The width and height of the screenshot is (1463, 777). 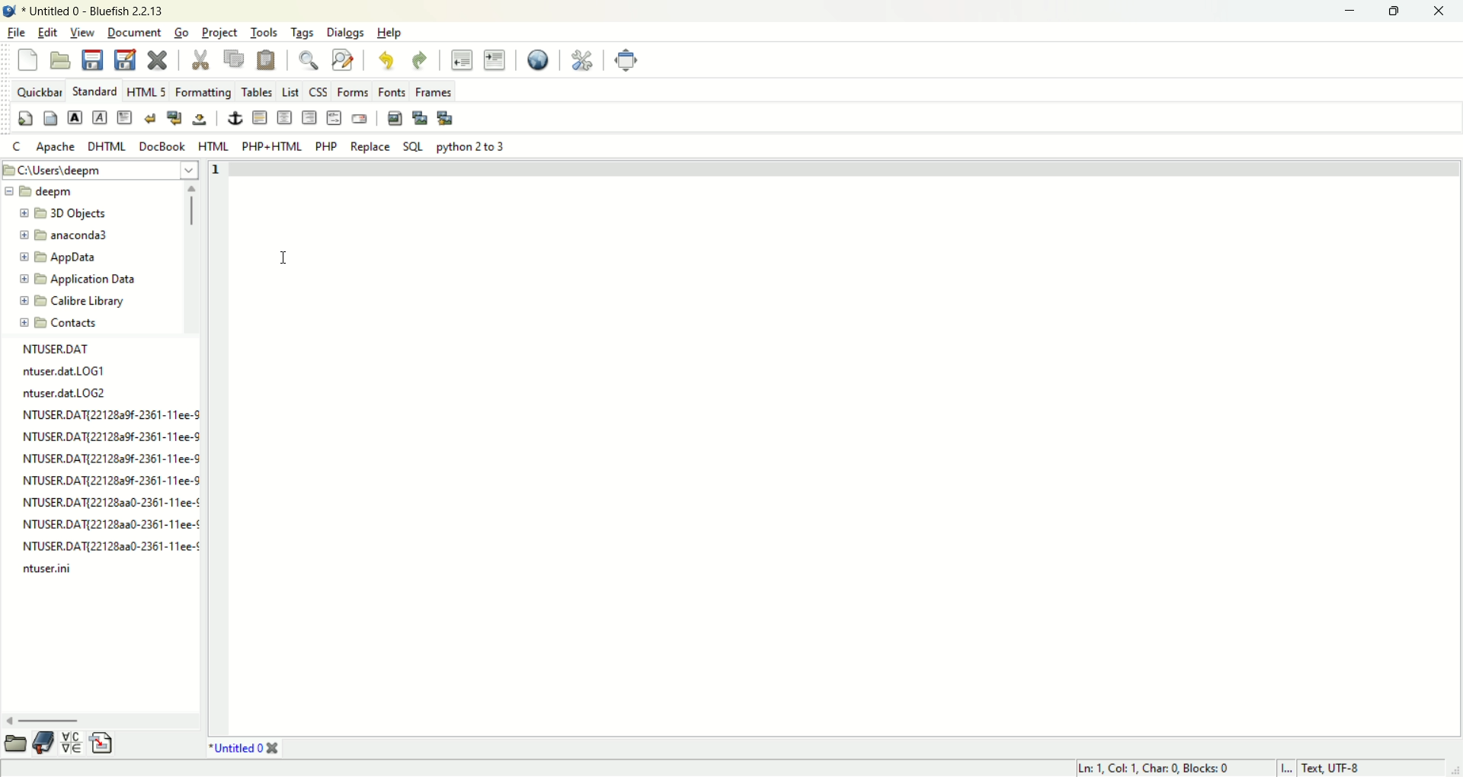 I want to click on close, so click(x=156, y=59).